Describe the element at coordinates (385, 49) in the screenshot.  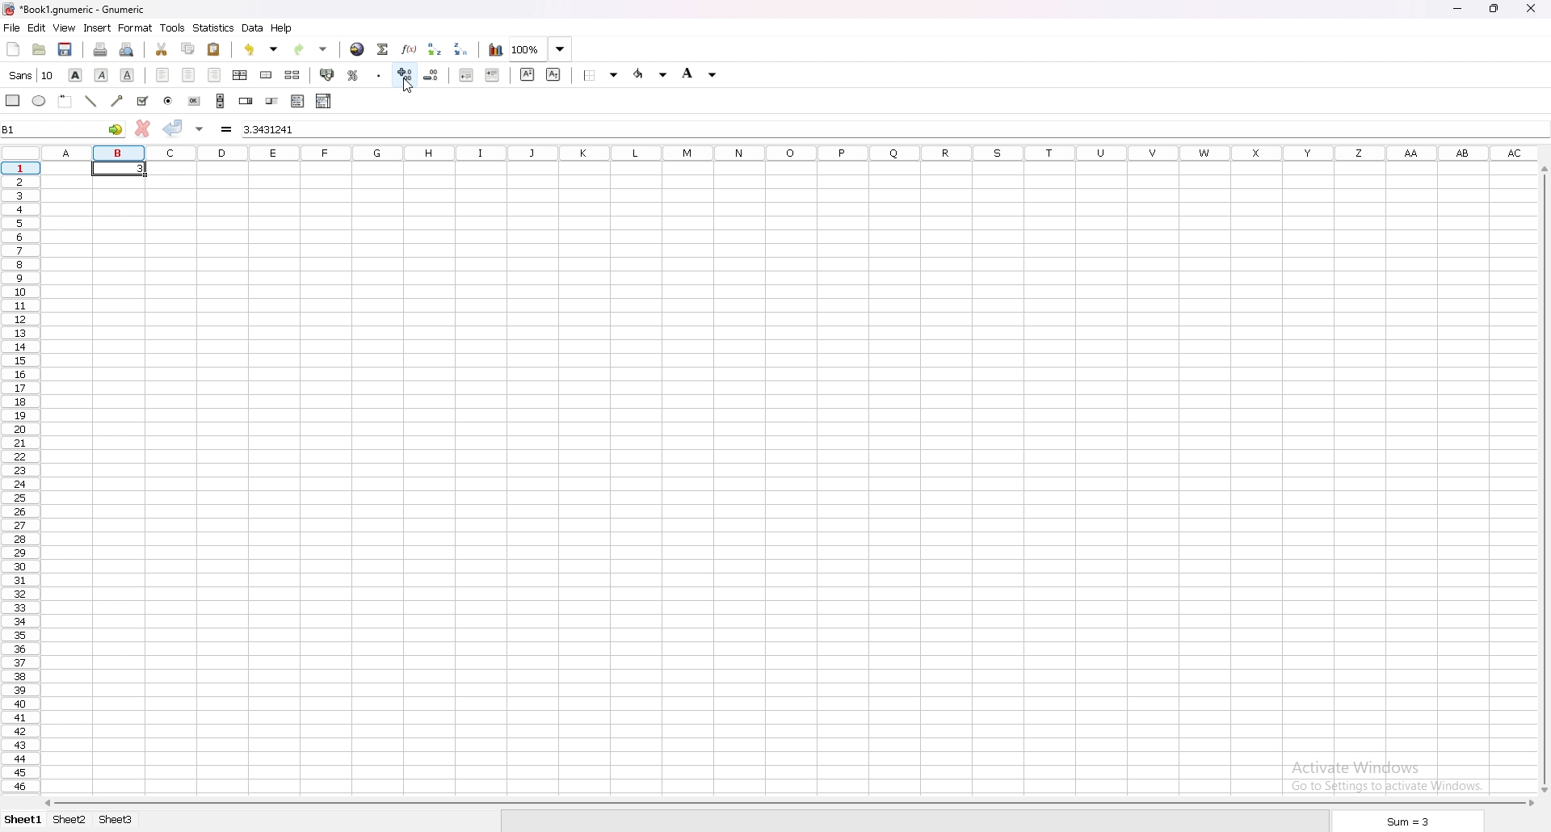
I see `summation` at that location.